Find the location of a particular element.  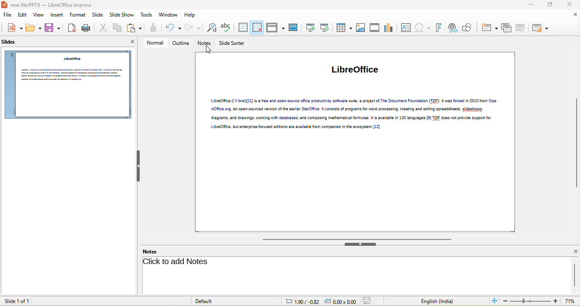

table is located at coordinates (343, 27).